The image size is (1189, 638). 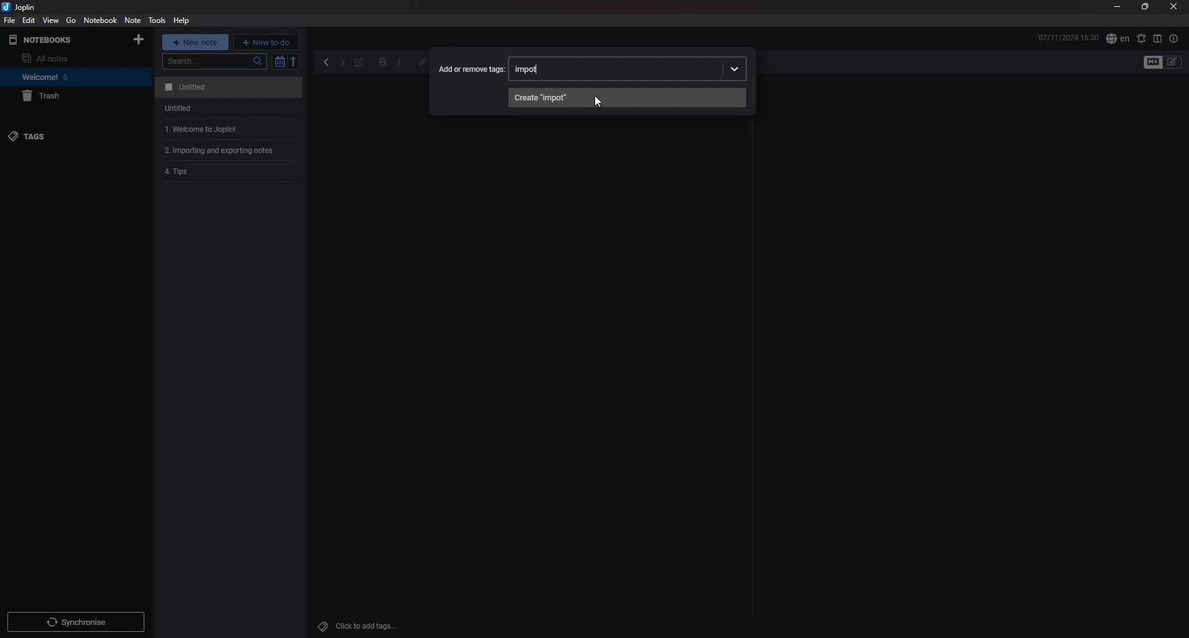 What do you see at coordinates (51, 20) in the screenshot?
I see `view` at bounding box center [51, 20].